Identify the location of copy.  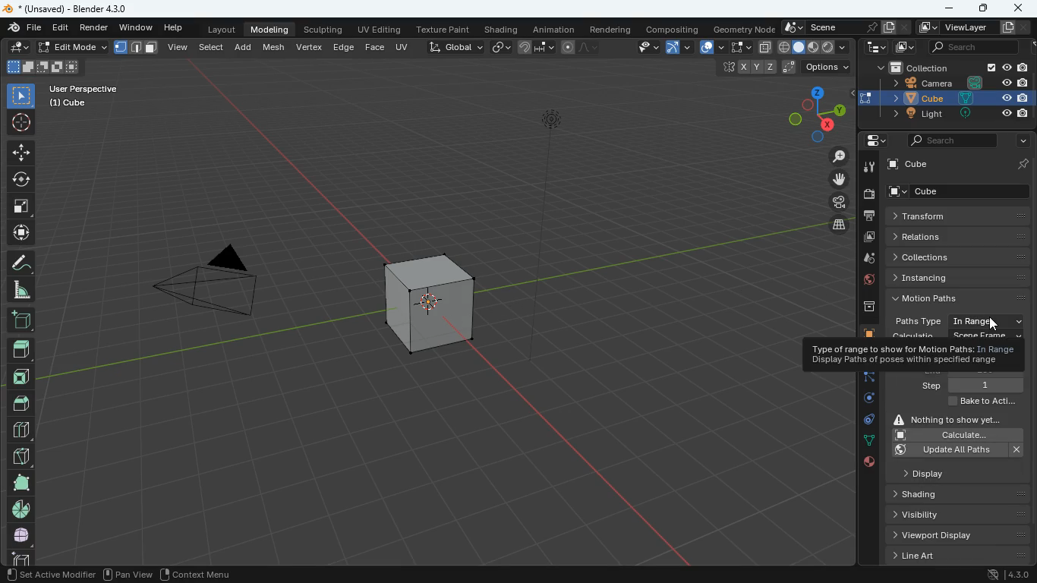
(501, 46).